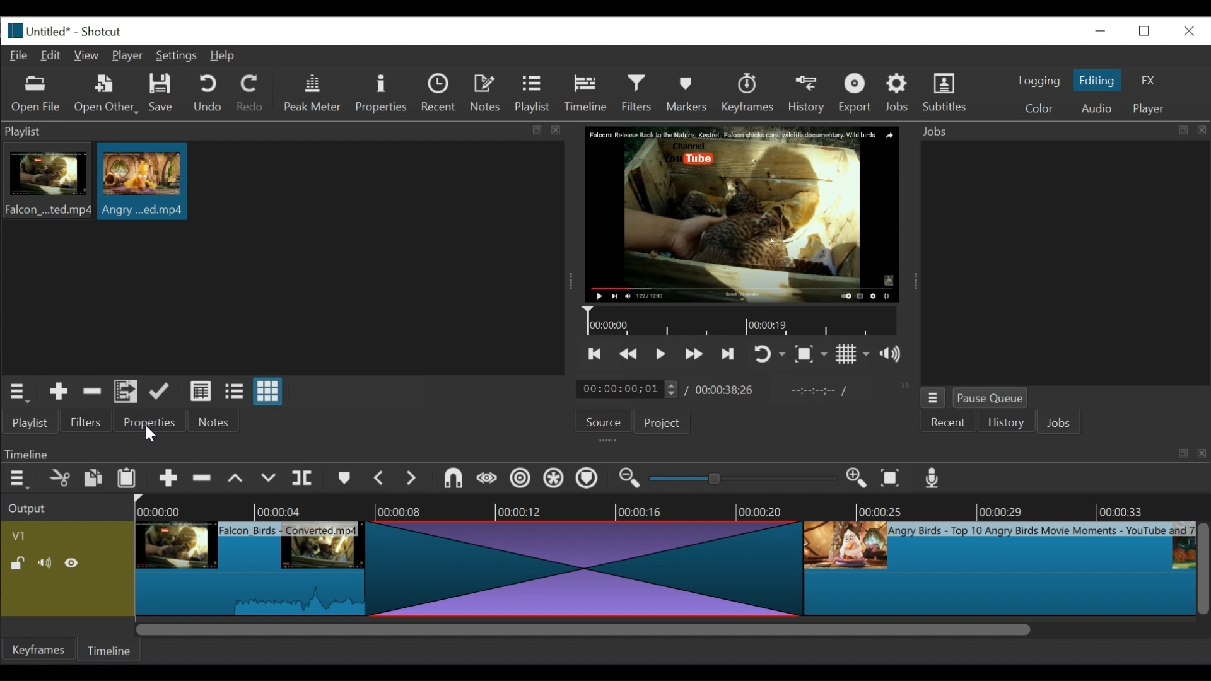 The height and width of the screenshot is (681, 1211). I want to click on cut, so click(59, 479).